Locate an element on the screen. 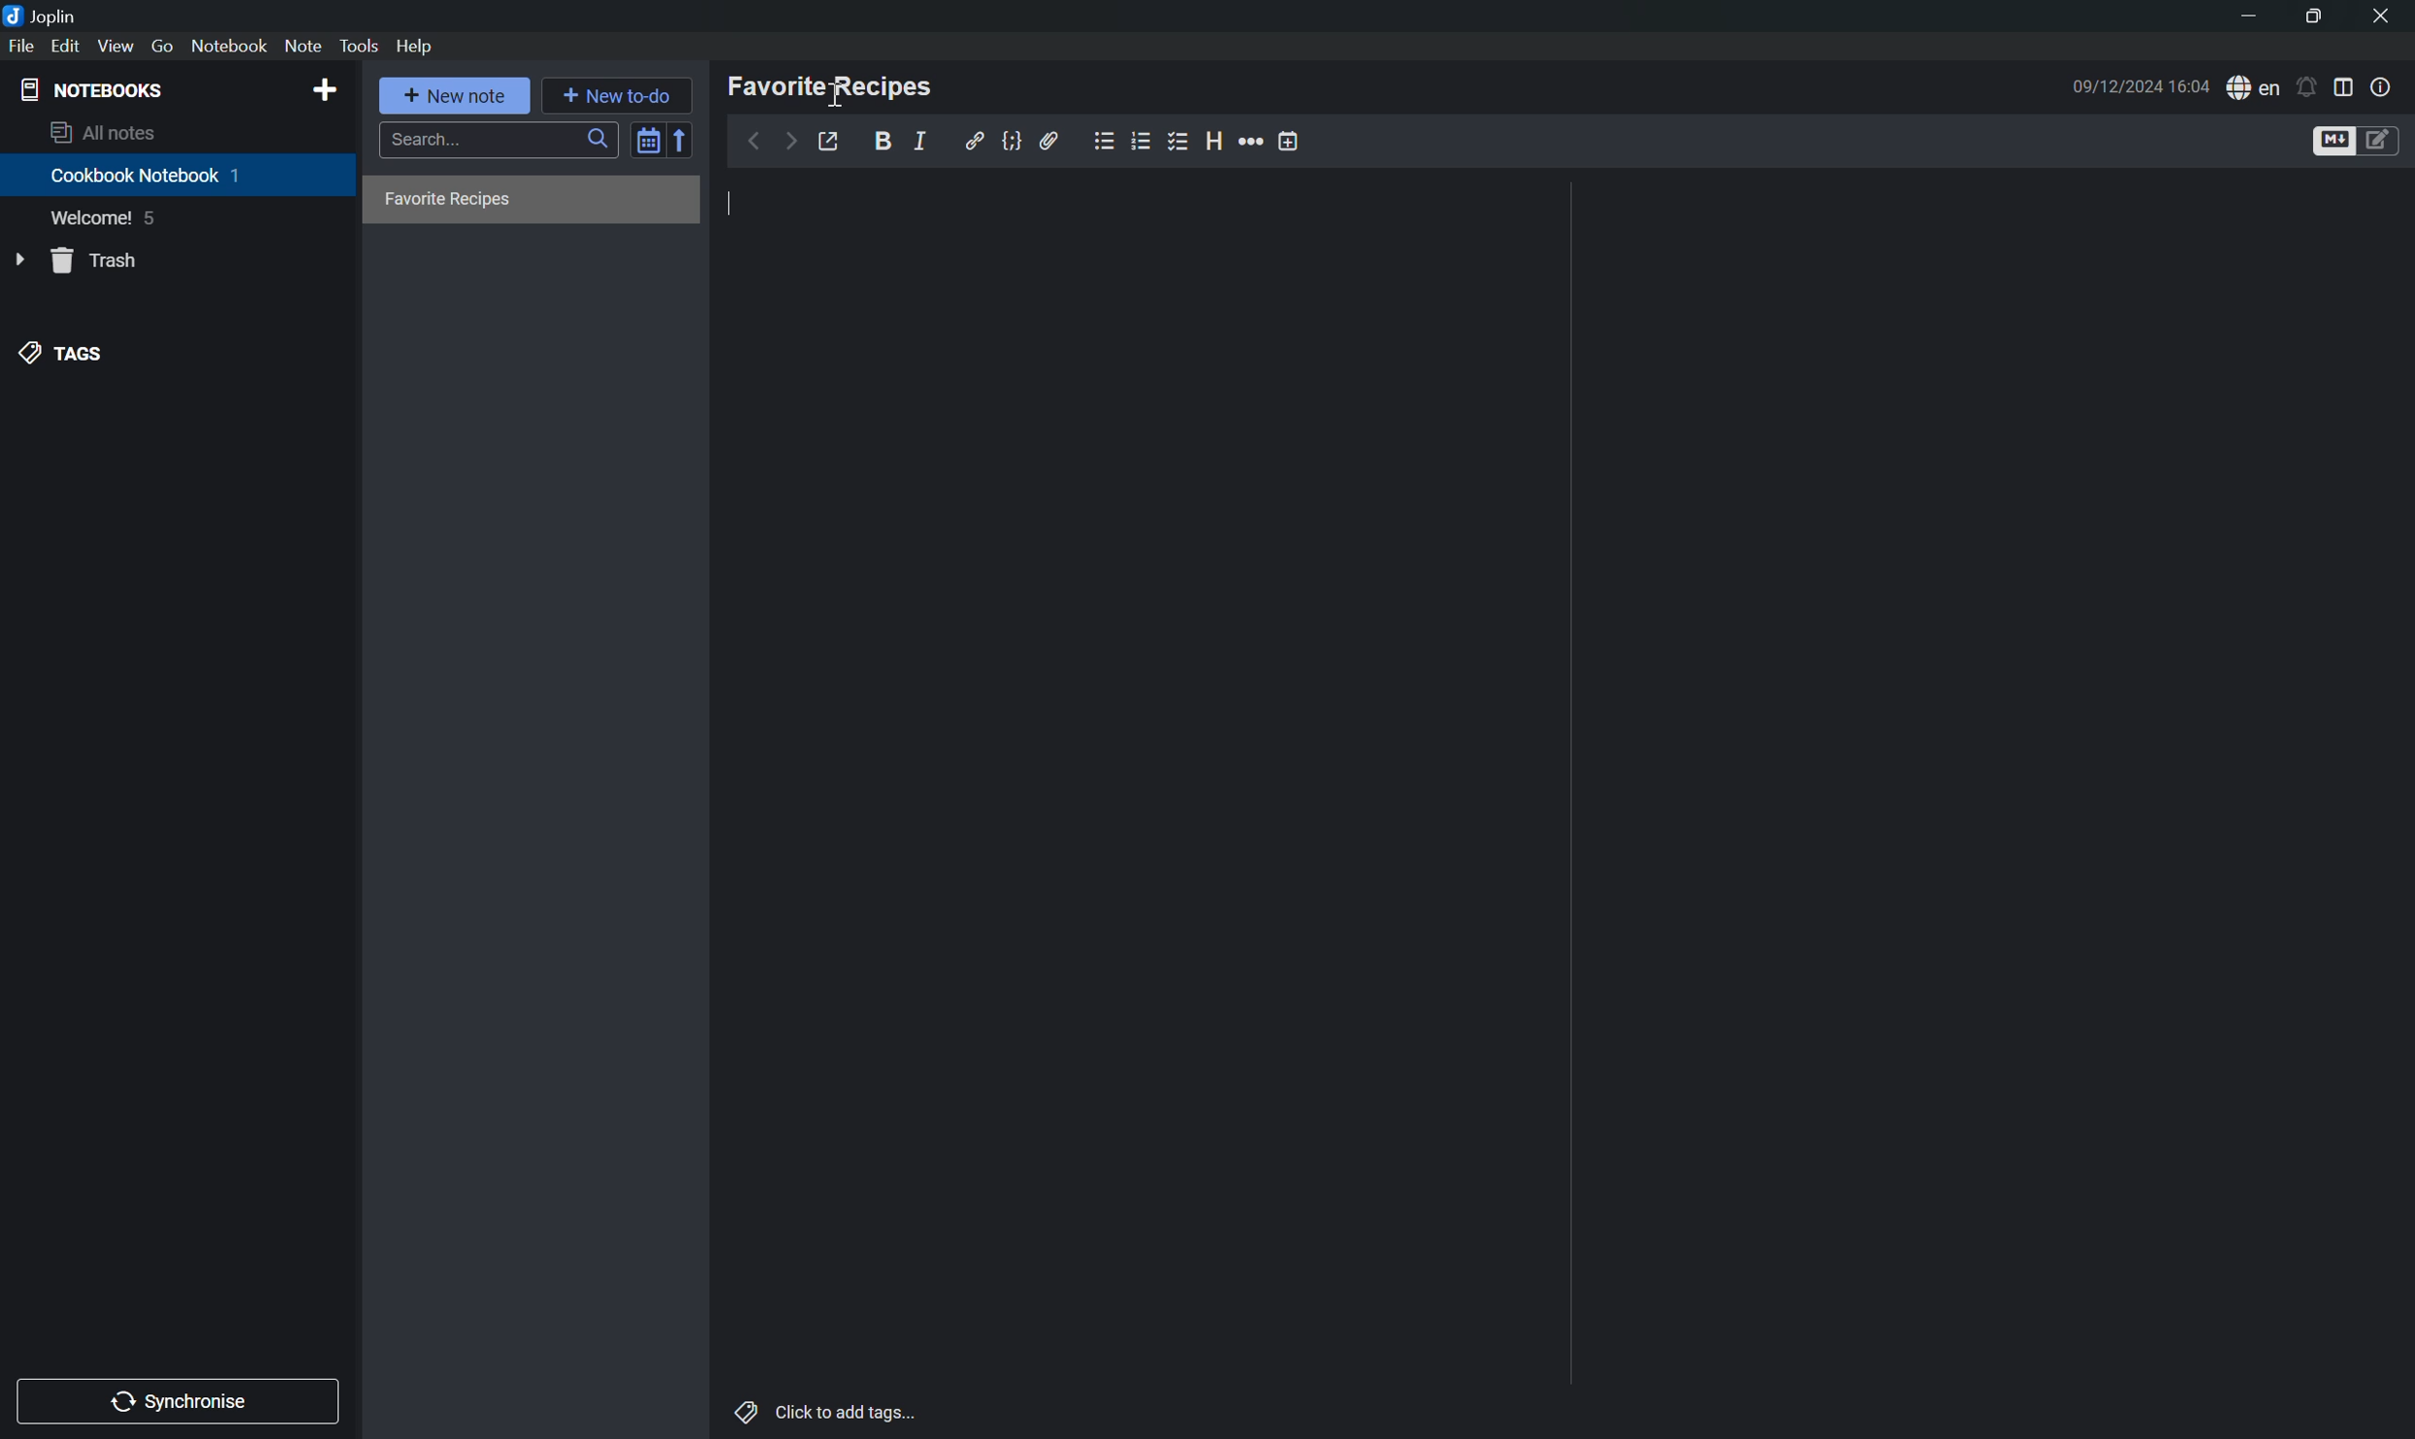 Image resolution: width=2415 pixels, height=1439 pixels. Checkbox List is located at coordinates (1179, 144).